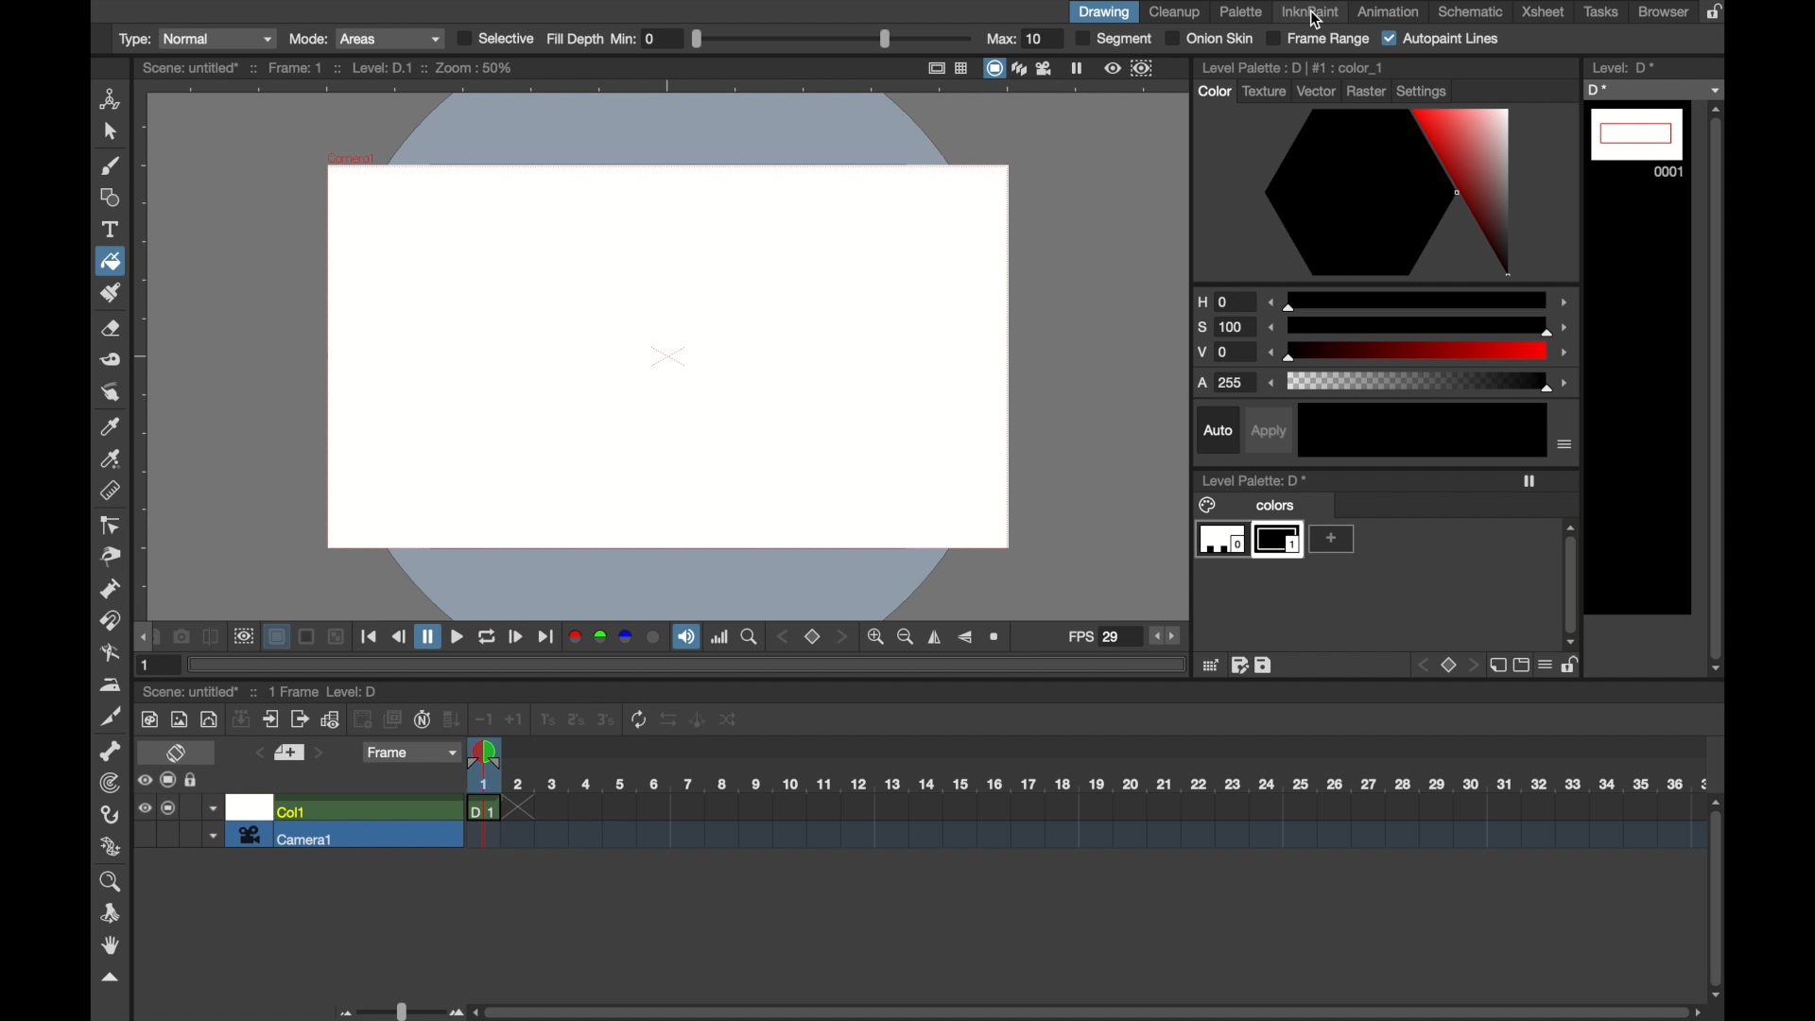 The image size is (1815, 1021). I want to click on scale, so click(1420, 324).